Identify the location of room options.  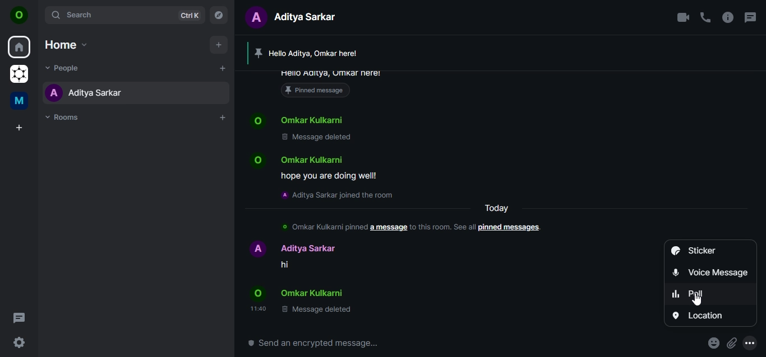
(728, 18).